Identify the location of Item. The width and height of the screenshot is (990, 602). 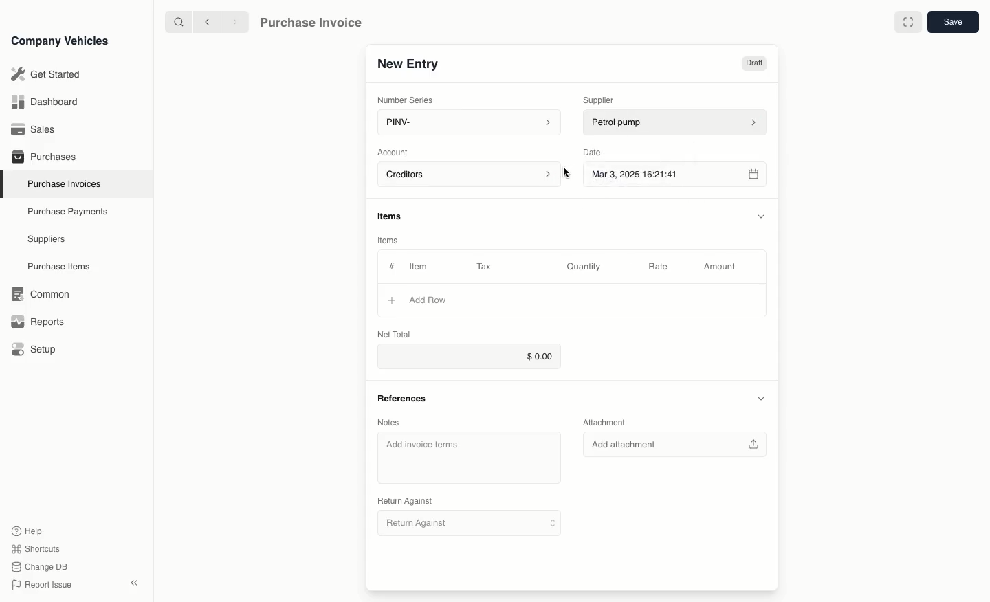
(417, 268).